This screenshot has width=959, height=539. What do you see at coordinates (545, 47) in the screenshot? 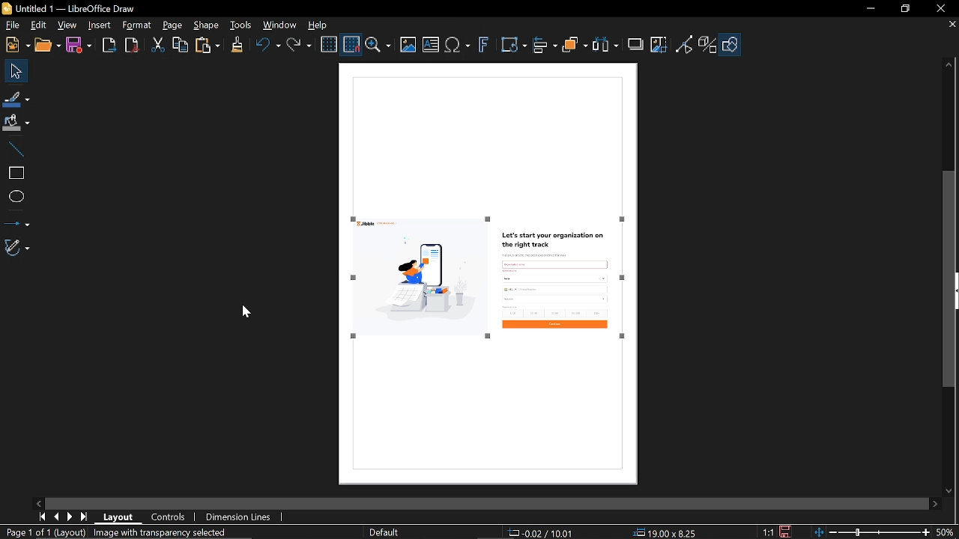
I see `Align` at bounding box center [545, 47].